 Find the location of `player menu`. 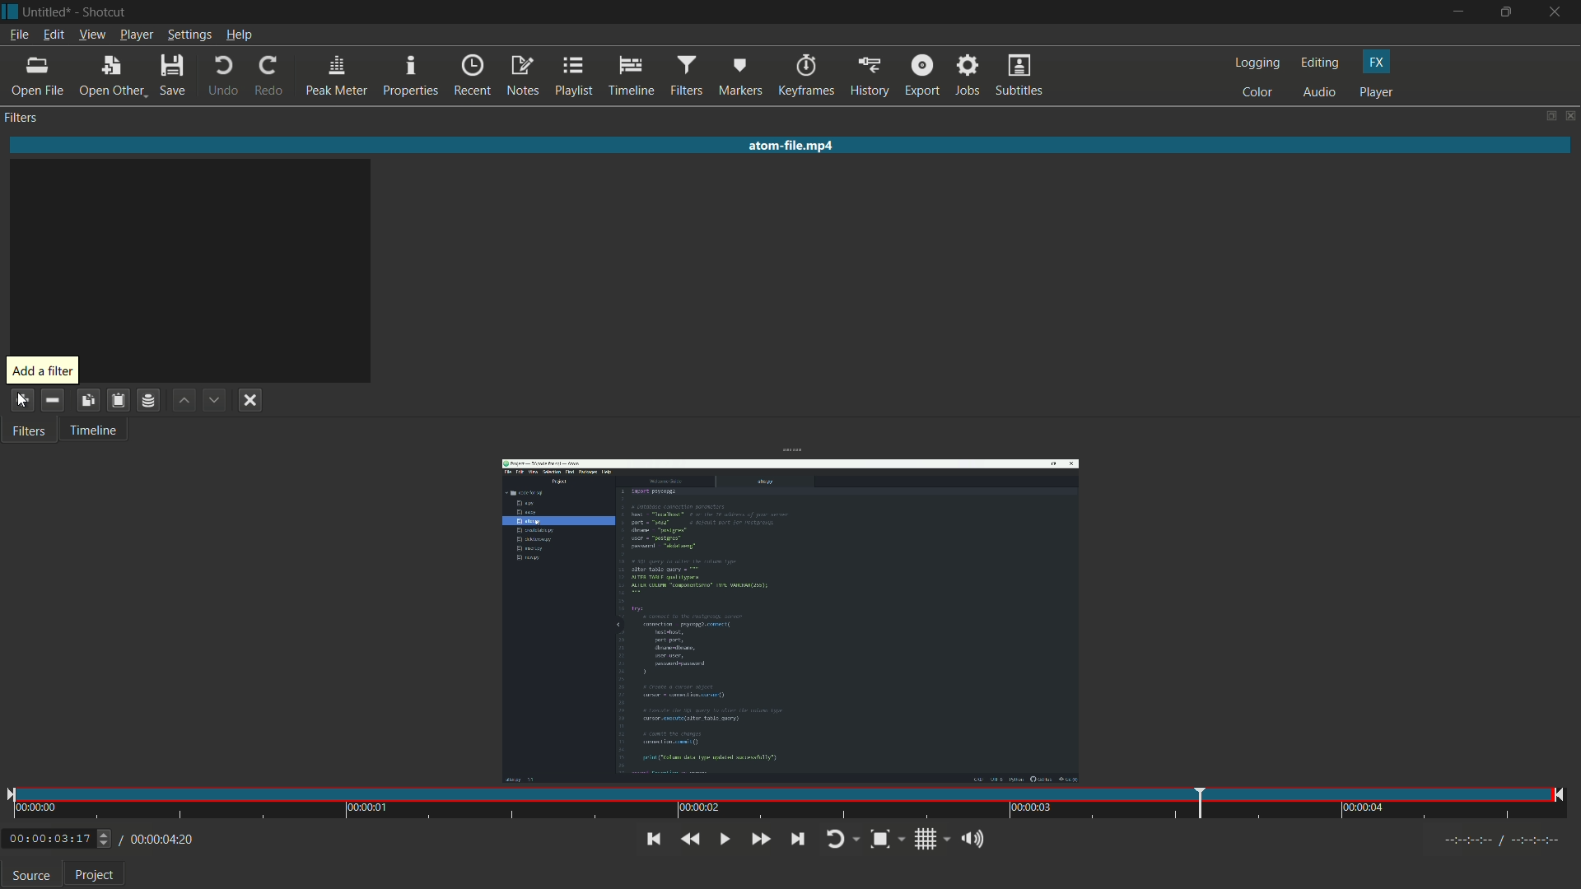

player menu is located at coordinates (136, 35).